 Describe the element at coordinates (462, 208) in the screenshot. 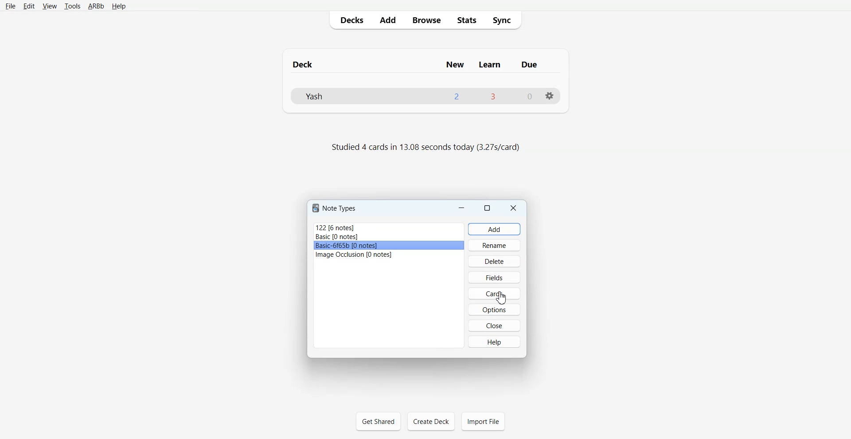

I see `Minimize` at that location.